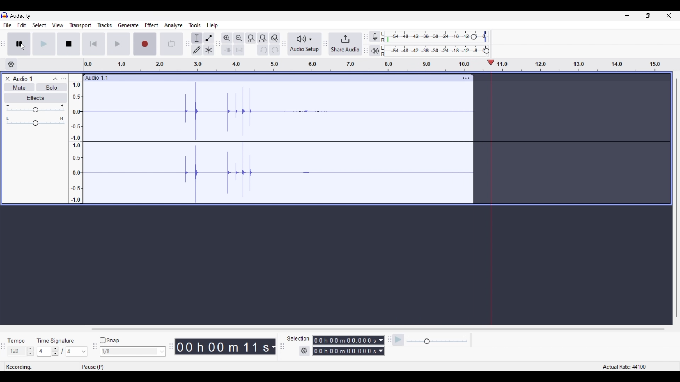 This screenshot has height=382, width=680. What do you see at coordinates (7, 25) in the screenshot?
I see `File menu` at bounding box center [7, 25].